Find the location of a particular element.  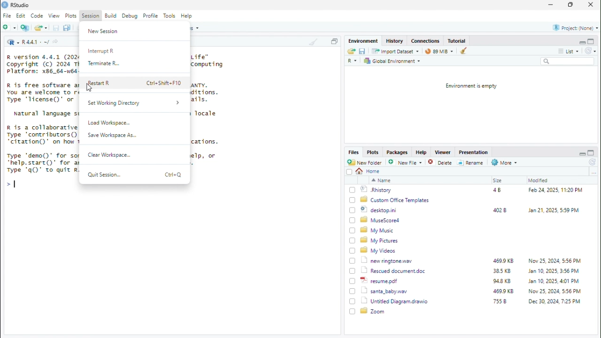

Checkbox is located at coordinates (353, 301).